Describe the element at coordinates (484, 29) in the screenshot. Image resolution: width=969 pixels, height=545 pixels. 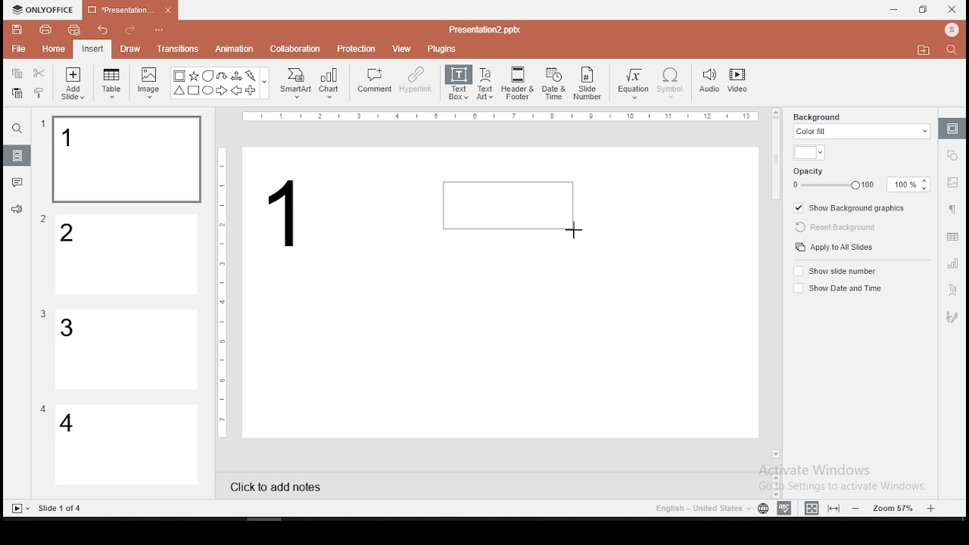
I see `` at that location.